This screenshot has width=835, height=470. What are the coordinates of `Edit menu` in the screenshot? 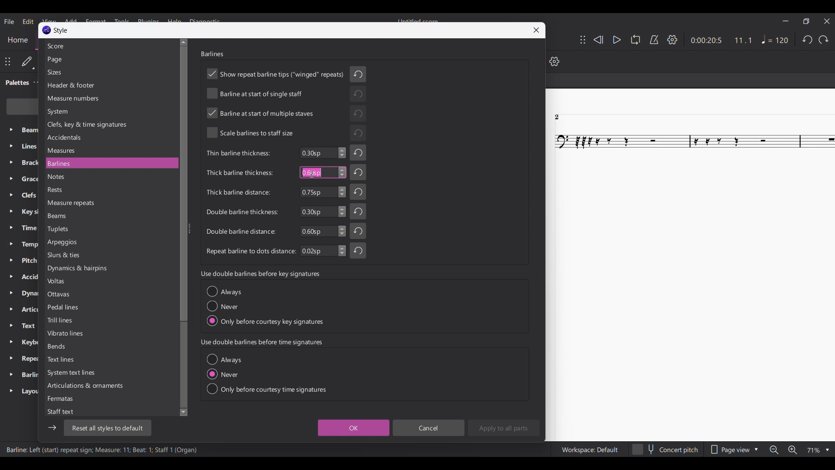 It's located at (29, 22).